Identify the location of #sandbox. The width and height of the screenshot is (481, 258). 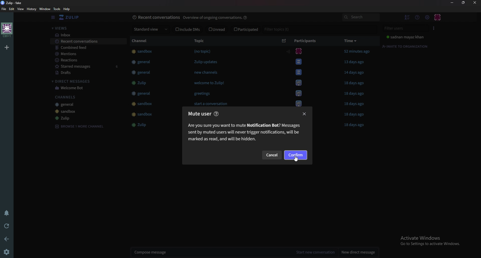
(143, 52).